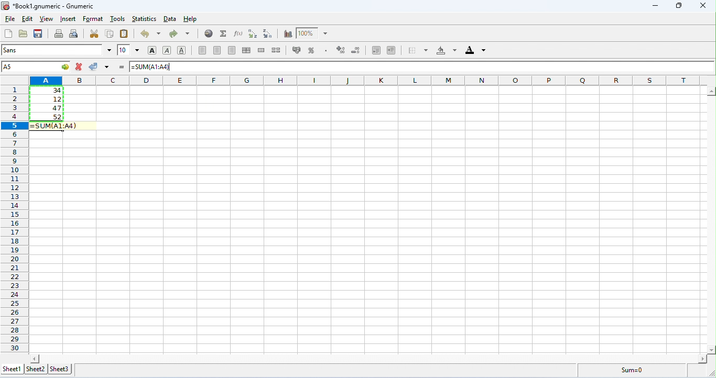  Describe the element at coordinates (712, 220) in the screenshot. I see `space for vertical scroll bar` at that location.